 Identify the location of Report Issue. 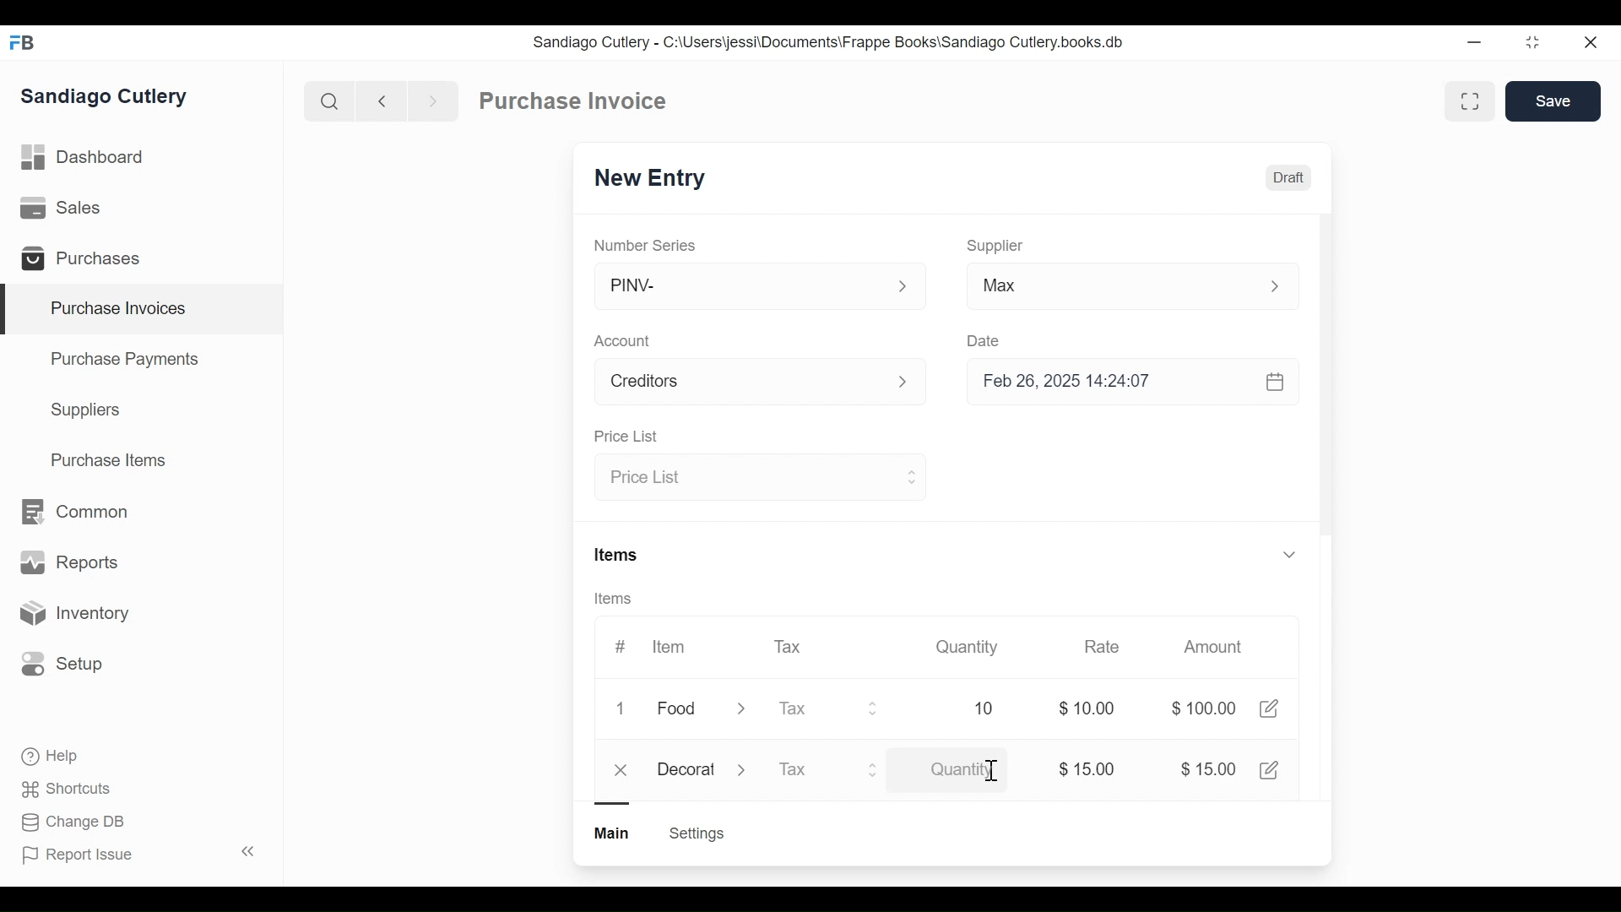
(138, 854).